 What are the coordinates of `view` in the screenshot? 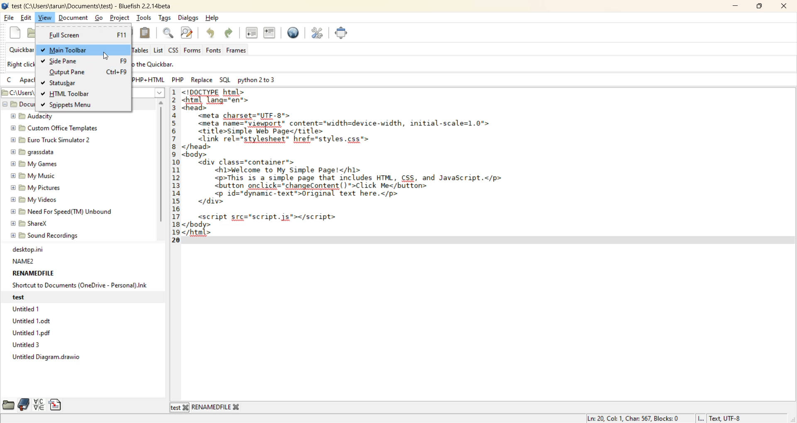 It's located at (45, 17).